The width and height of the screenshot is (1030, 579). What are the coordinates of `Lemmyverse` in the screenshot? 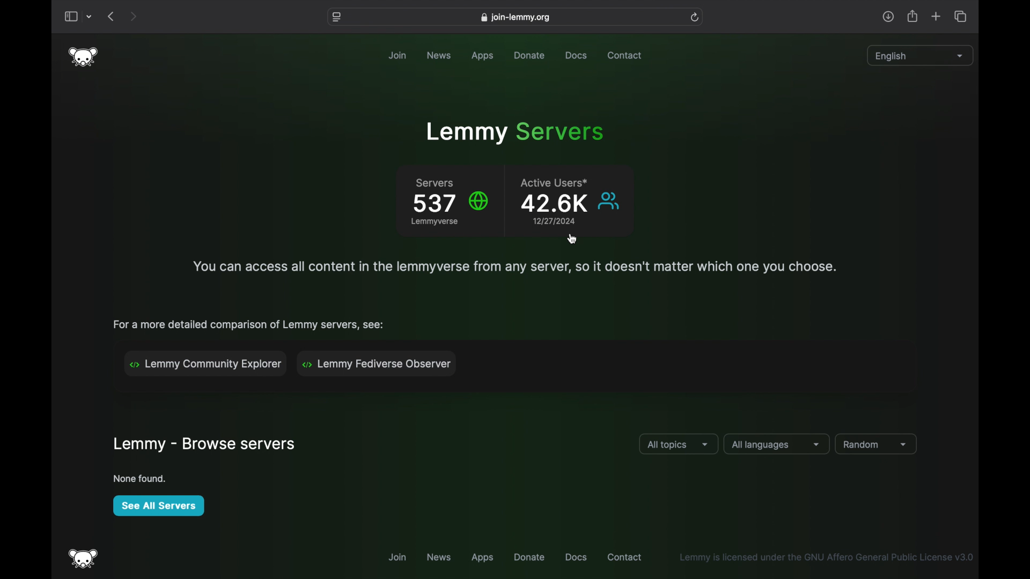 It's located at (435, 224).